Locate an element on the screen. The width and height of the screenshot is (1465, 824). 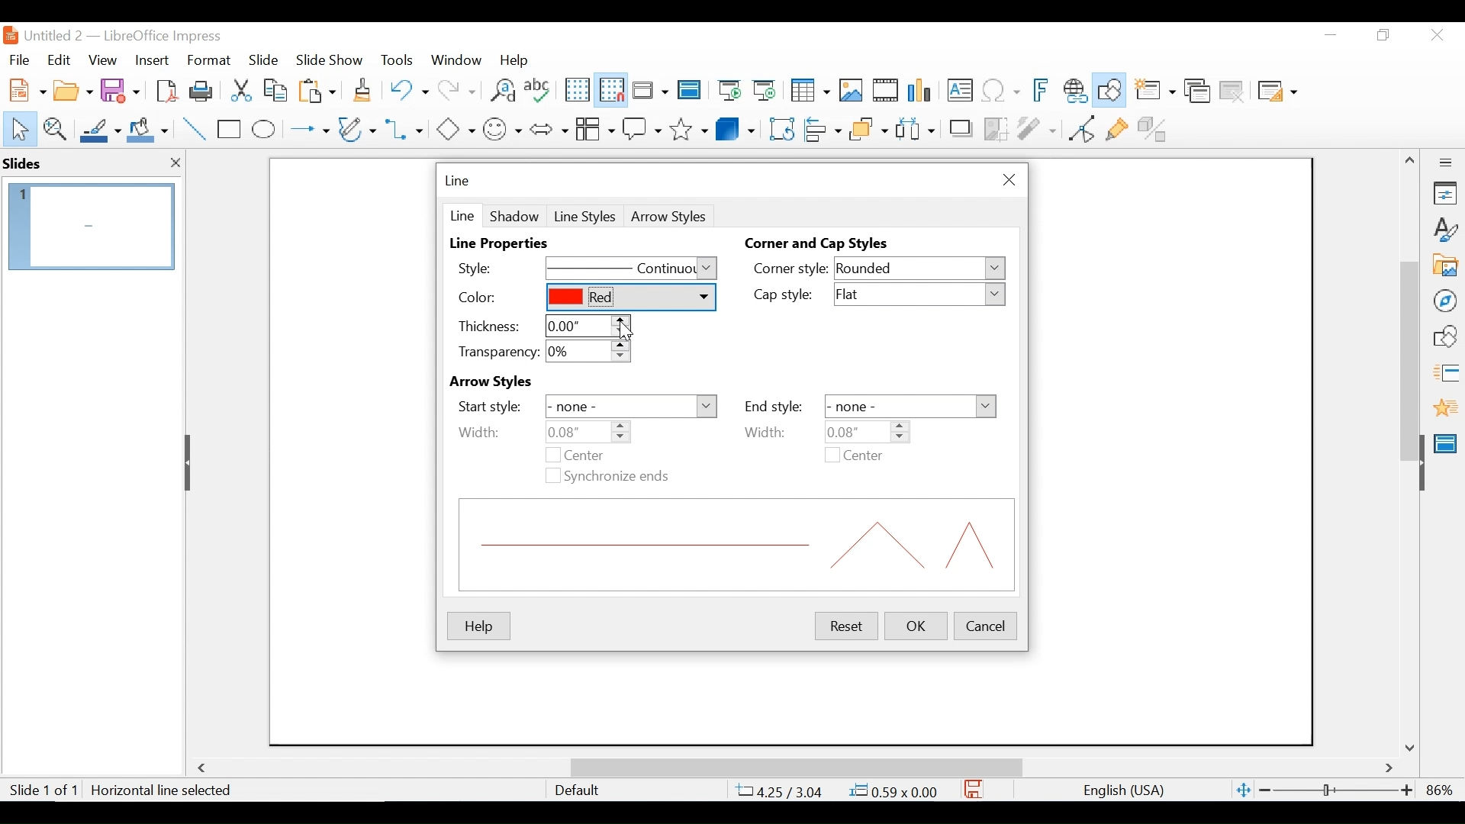
Snap as Grid is located at coordinates (611, 90).